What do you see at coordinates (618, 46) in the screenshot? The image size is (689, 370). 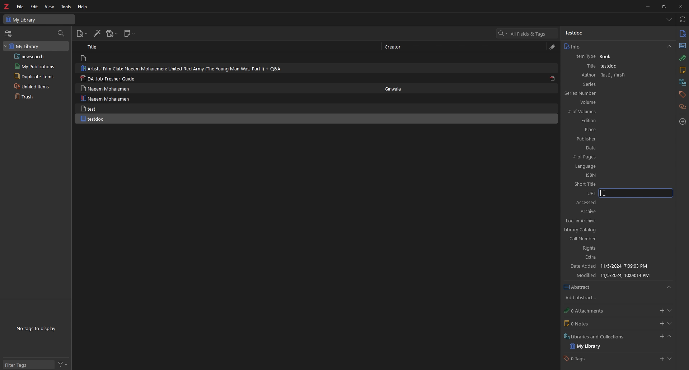 I see `info` at bounding box center [618, 46].